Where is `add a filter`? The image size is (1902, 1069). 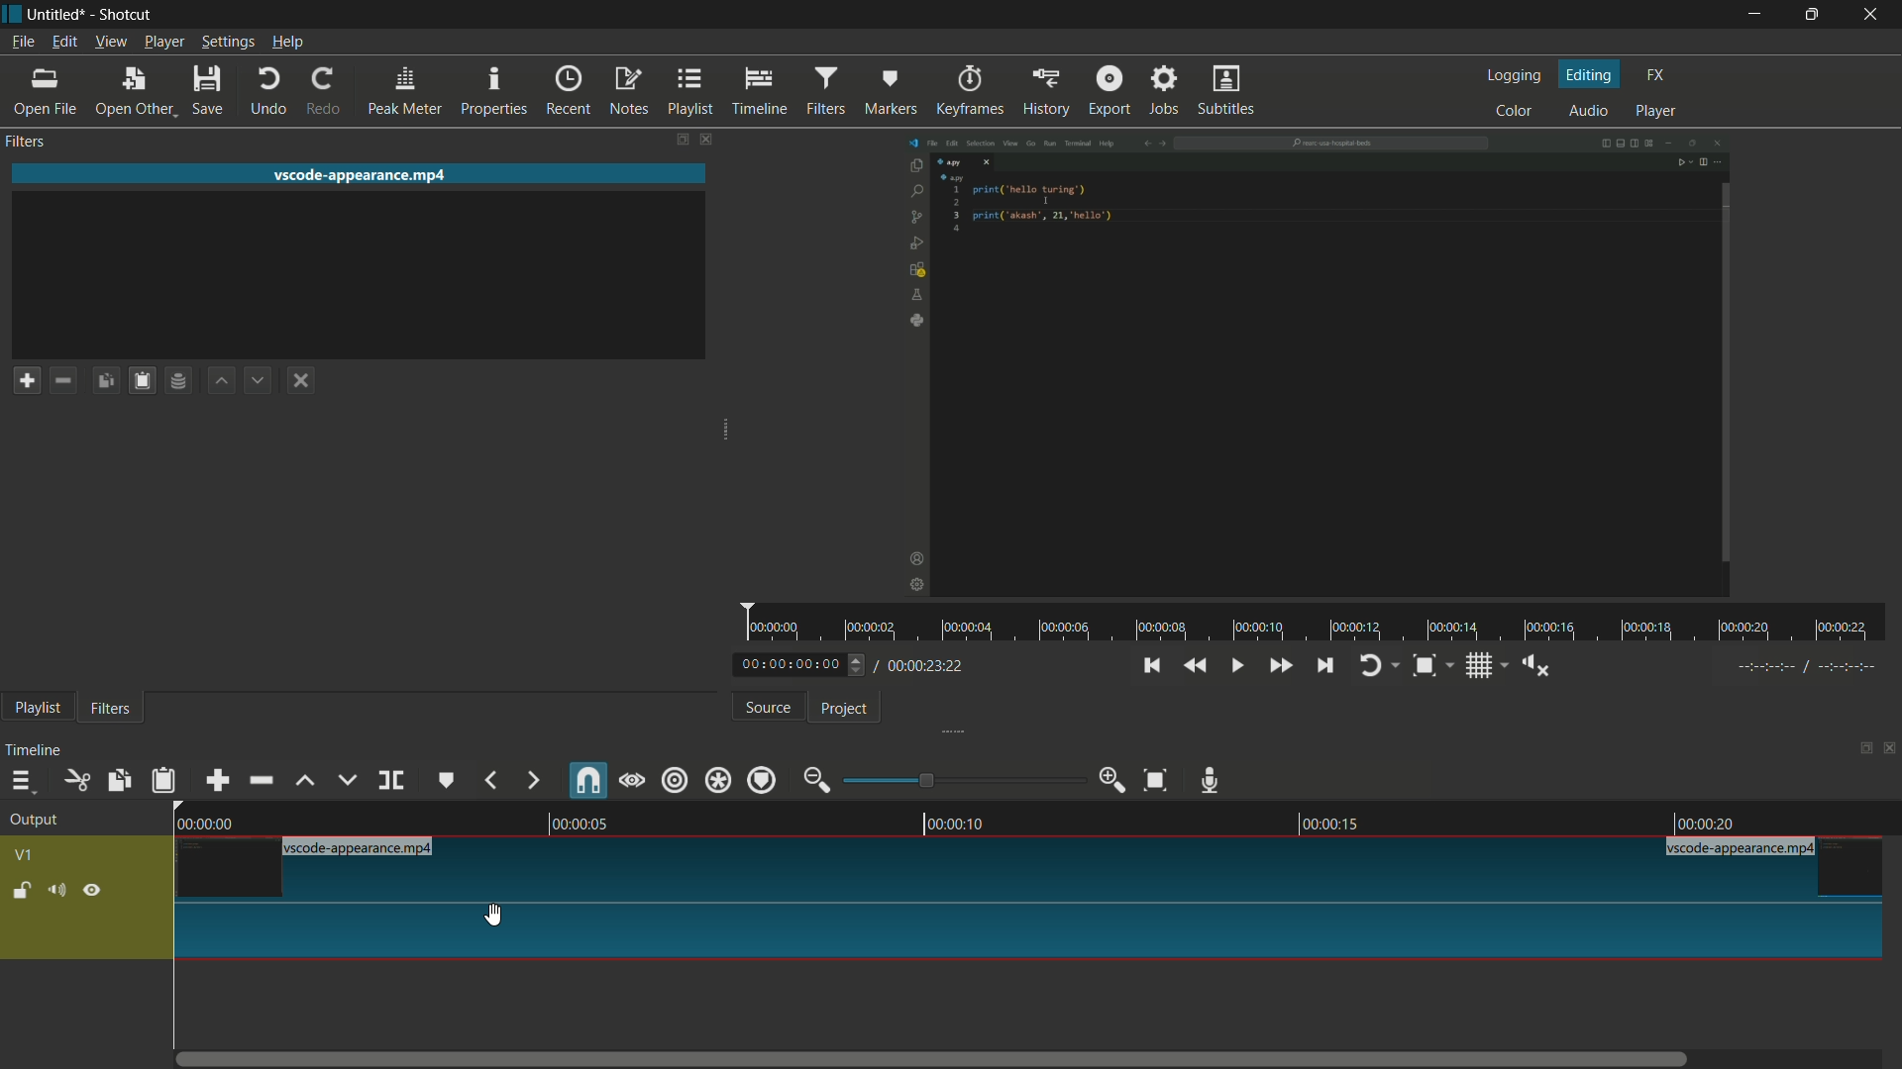
add a filter is located at coordinates (26, 379).